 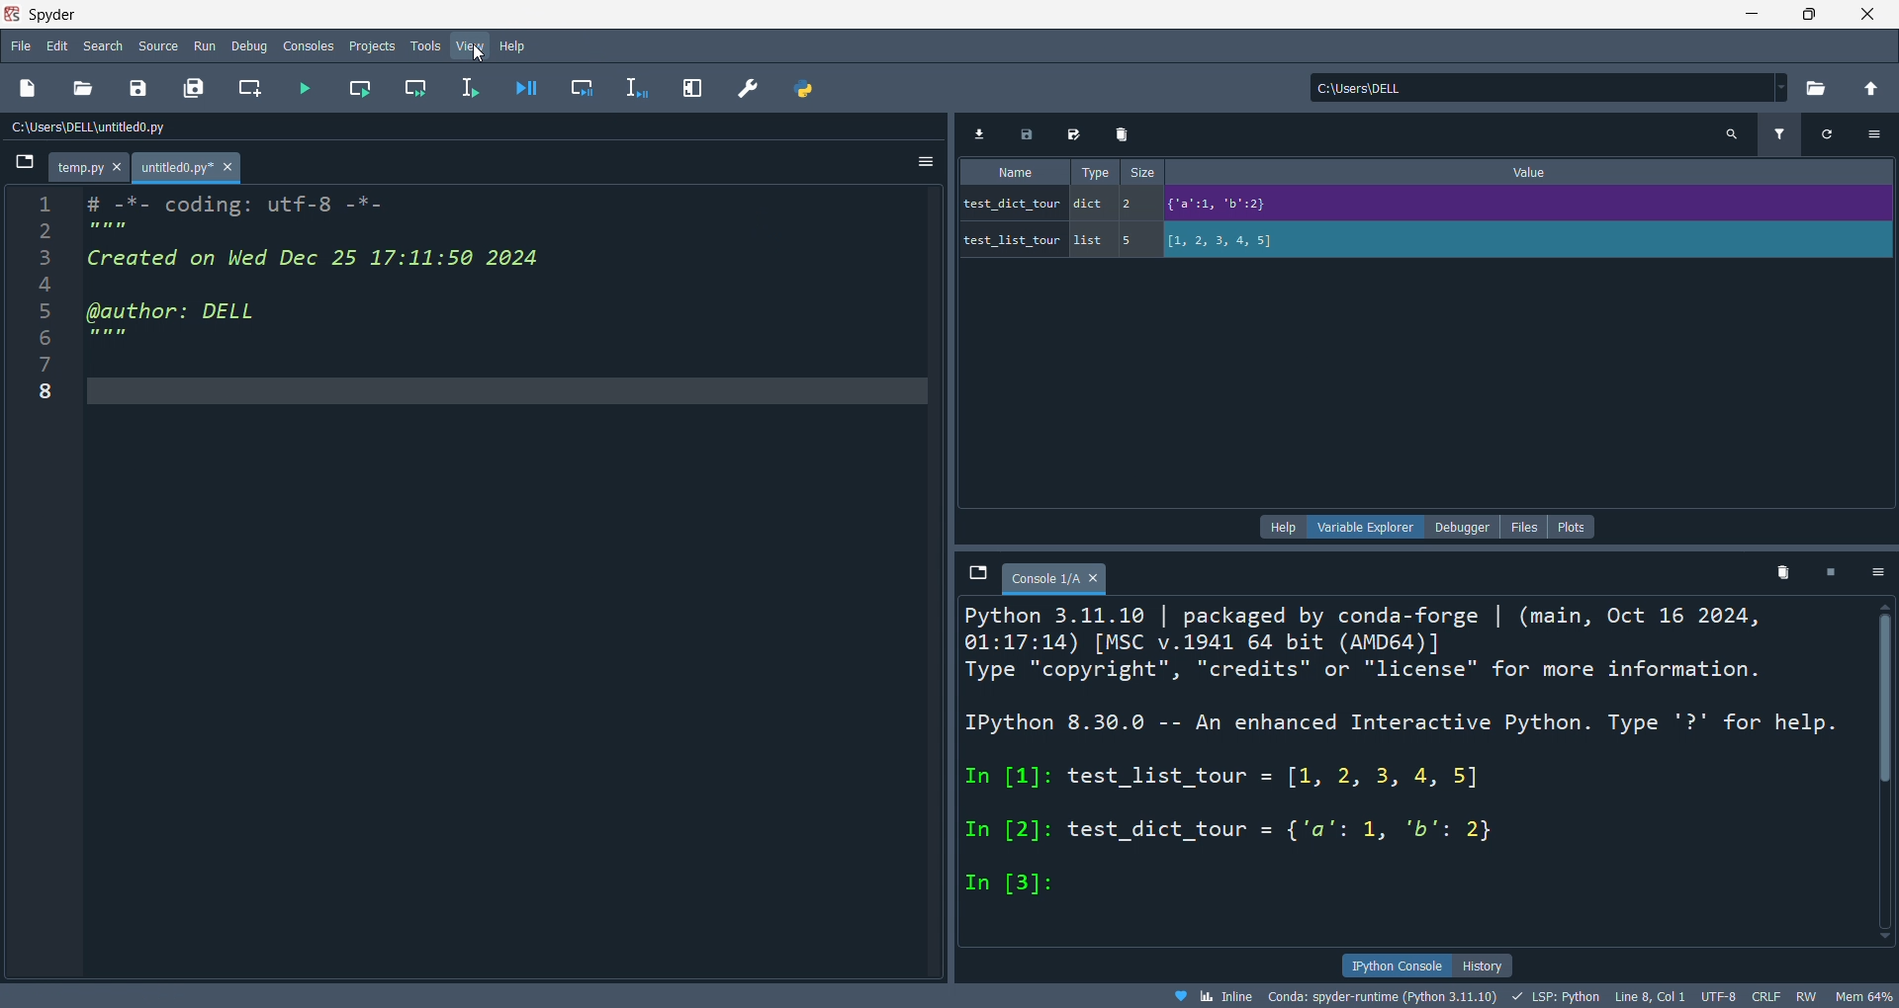 I want to click on edit, so click(x=57, y=45).